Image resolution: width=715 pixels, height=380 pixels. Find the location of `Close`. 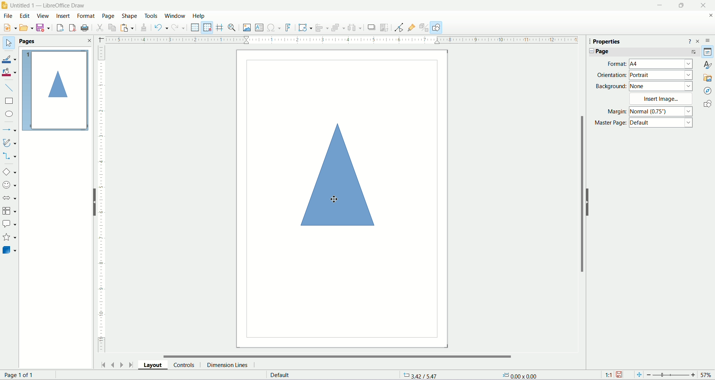

Close is located at coordinates (88, 40).